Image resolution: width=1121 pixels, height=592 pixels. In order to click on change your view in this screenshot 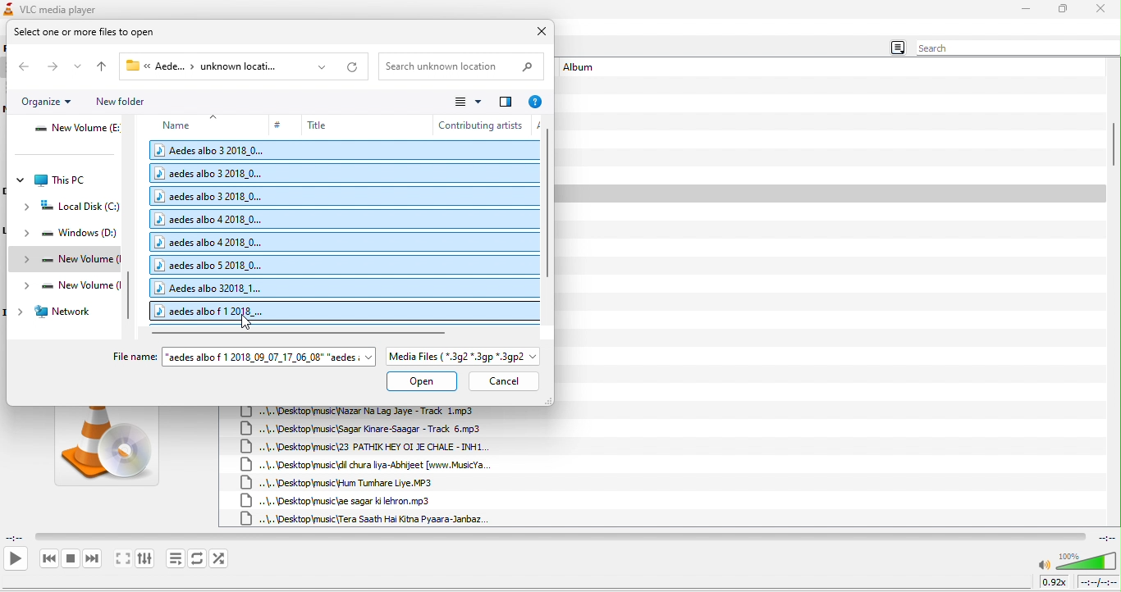, I will do `click(506, 100)`.